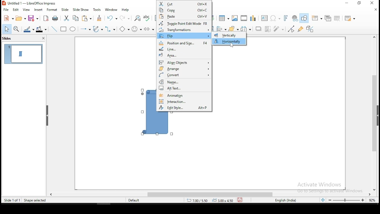 The image size is (380, 214). What do you see at coordinates (223, 201) in the screenshot?
I see `0.00x0.00` at bounding box center [223, 201].